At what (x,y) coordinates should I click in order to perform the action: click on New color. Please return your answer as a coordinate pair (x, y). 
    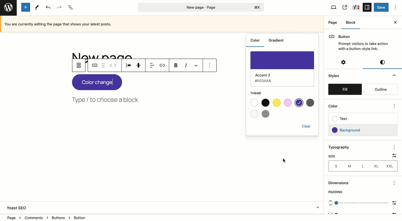
    Looking at the image, I should click on (98, 82).